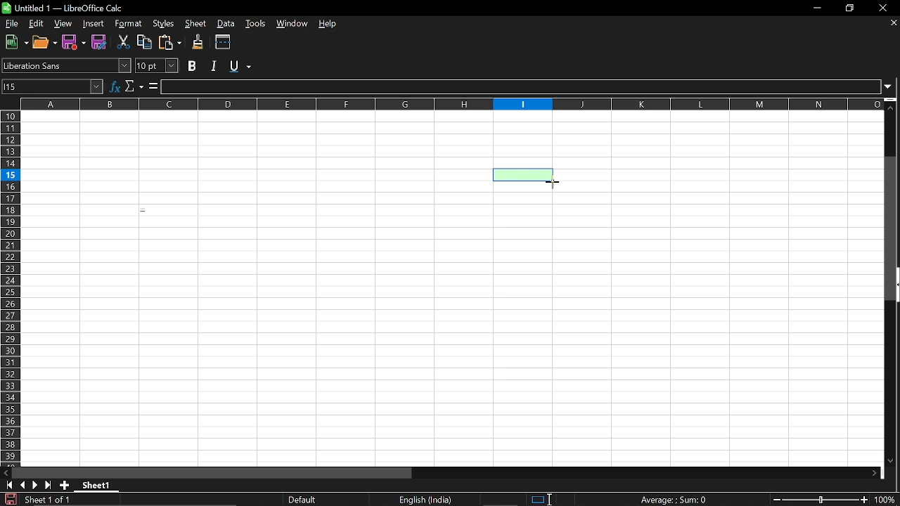 The height and width of the screenshot is (506, 900). What do you see at coordinates (215, 472) in the screenshot?
I see `Horizontal scrollbar` at bounding box center [215, 472].